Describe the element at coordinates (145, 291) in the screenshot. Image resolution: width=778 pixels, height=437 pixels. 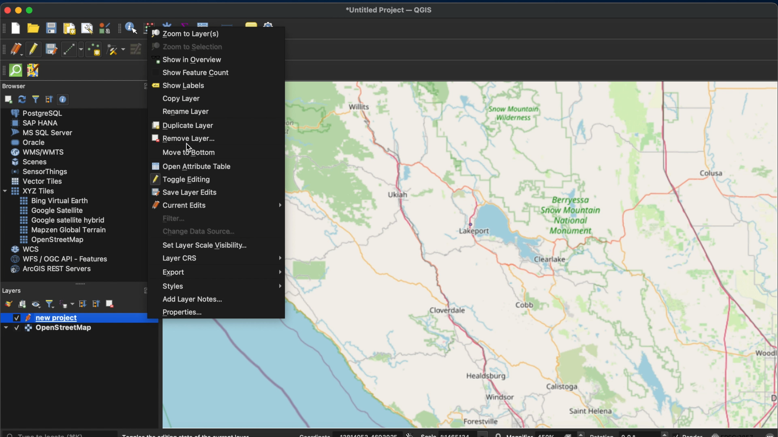
I see `expand` at that location.